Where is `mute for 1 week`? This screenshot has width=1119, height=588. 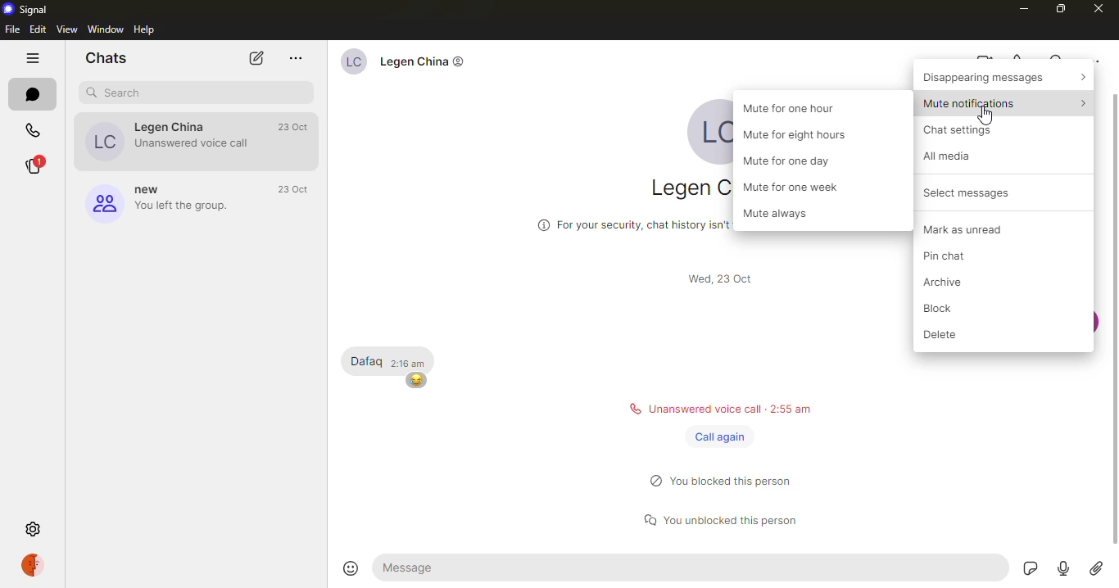 mute for 1 week is located at coordinates (797, 187).